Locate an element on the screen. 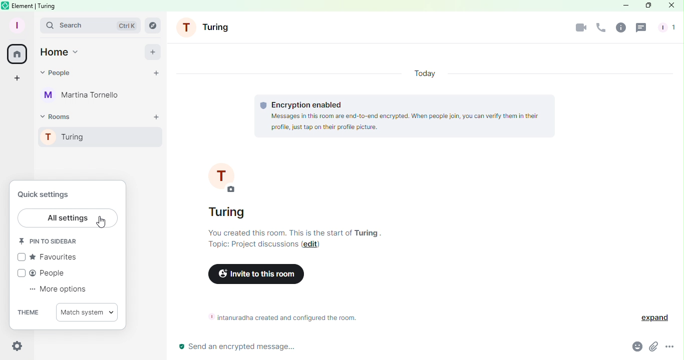  Threads is located at coordinates (642, 28).